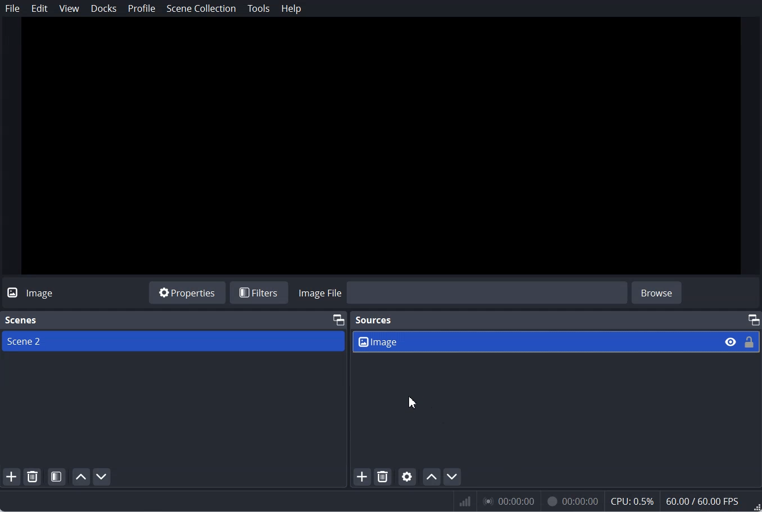 Image resolution: width=762 pixels, height=512 pixels. I want to click on Numeric results, so click(607, 501).